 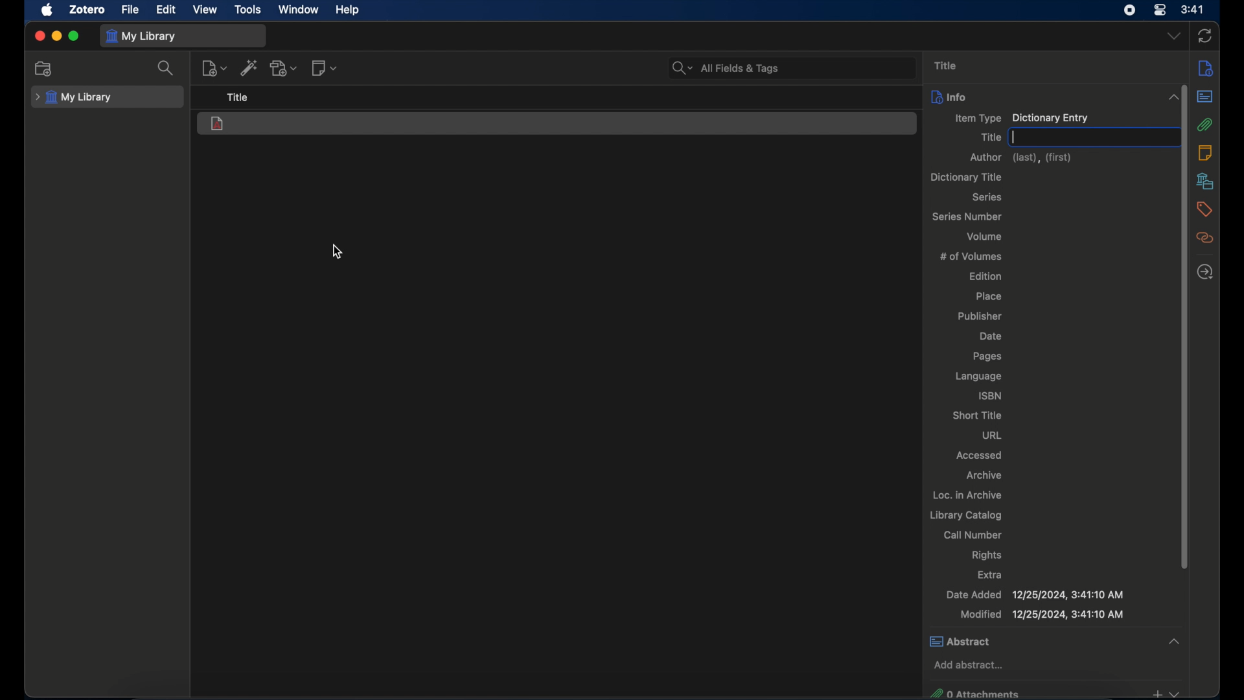 What do you see at coordinates (985, 476) in the screenshot?
I see `archive` at bounding box center [985, 476].